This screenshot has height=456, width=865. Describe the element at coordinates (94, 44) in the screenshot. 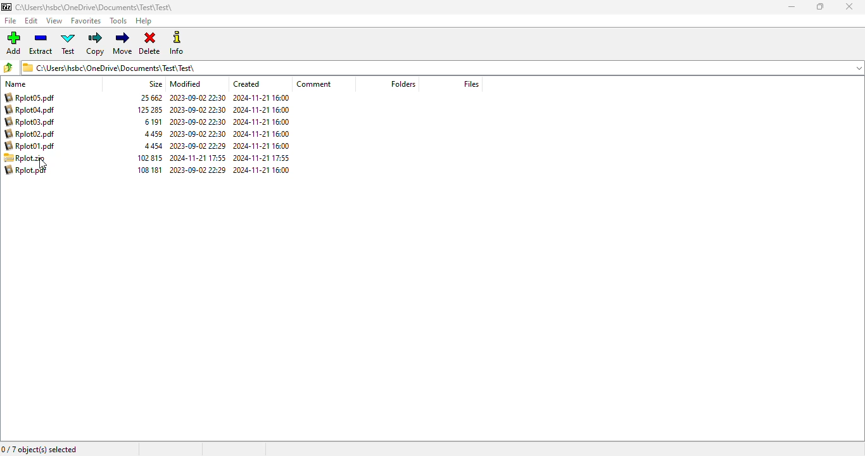

I see `copy` at that location.